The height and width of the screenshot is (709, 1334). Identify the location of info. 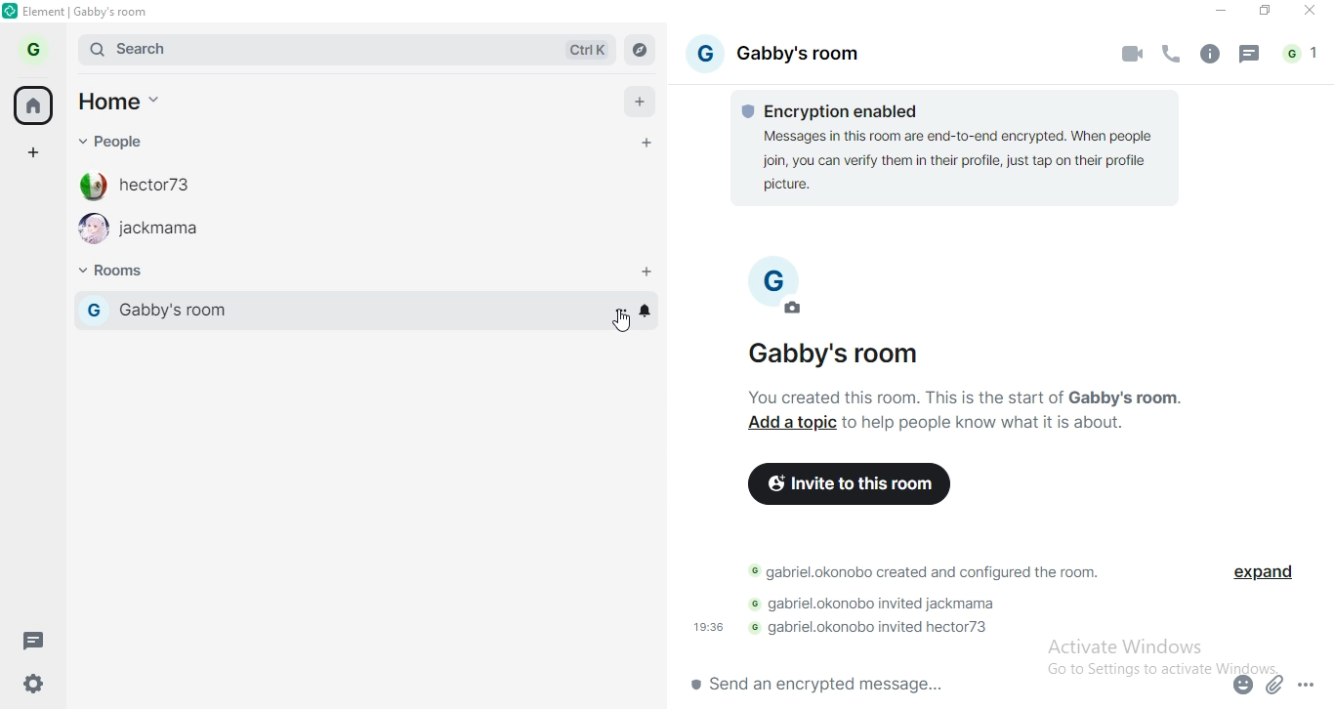
(1210, 55).